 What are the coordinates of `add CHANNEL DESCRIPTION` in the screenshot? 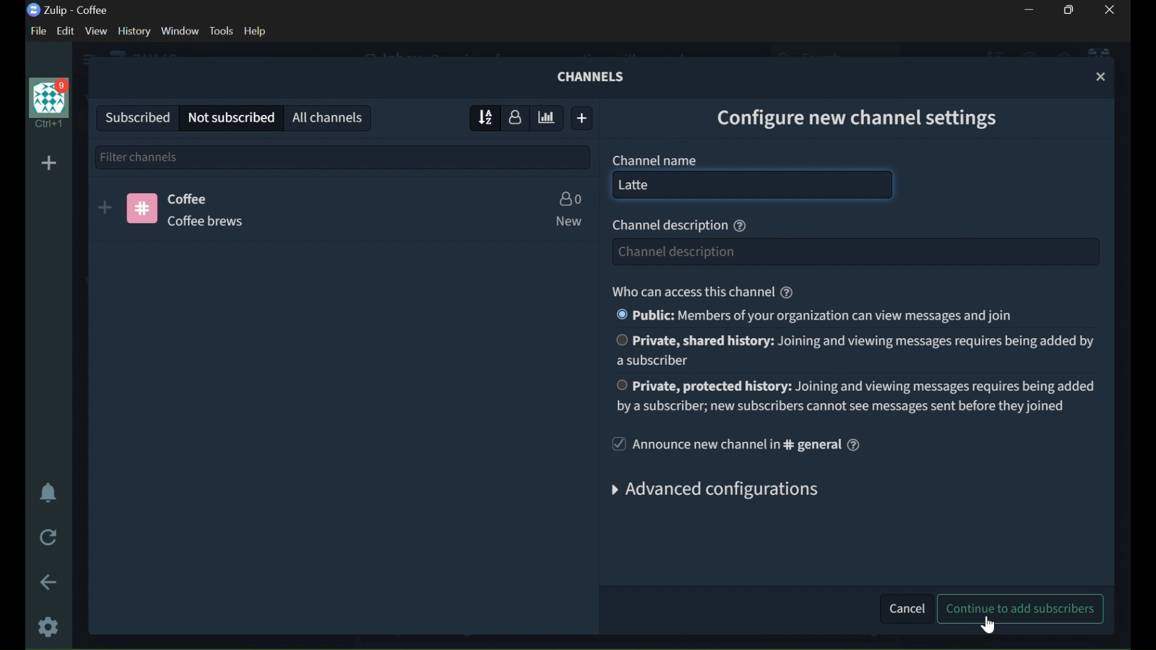 It's located at (854, 252).